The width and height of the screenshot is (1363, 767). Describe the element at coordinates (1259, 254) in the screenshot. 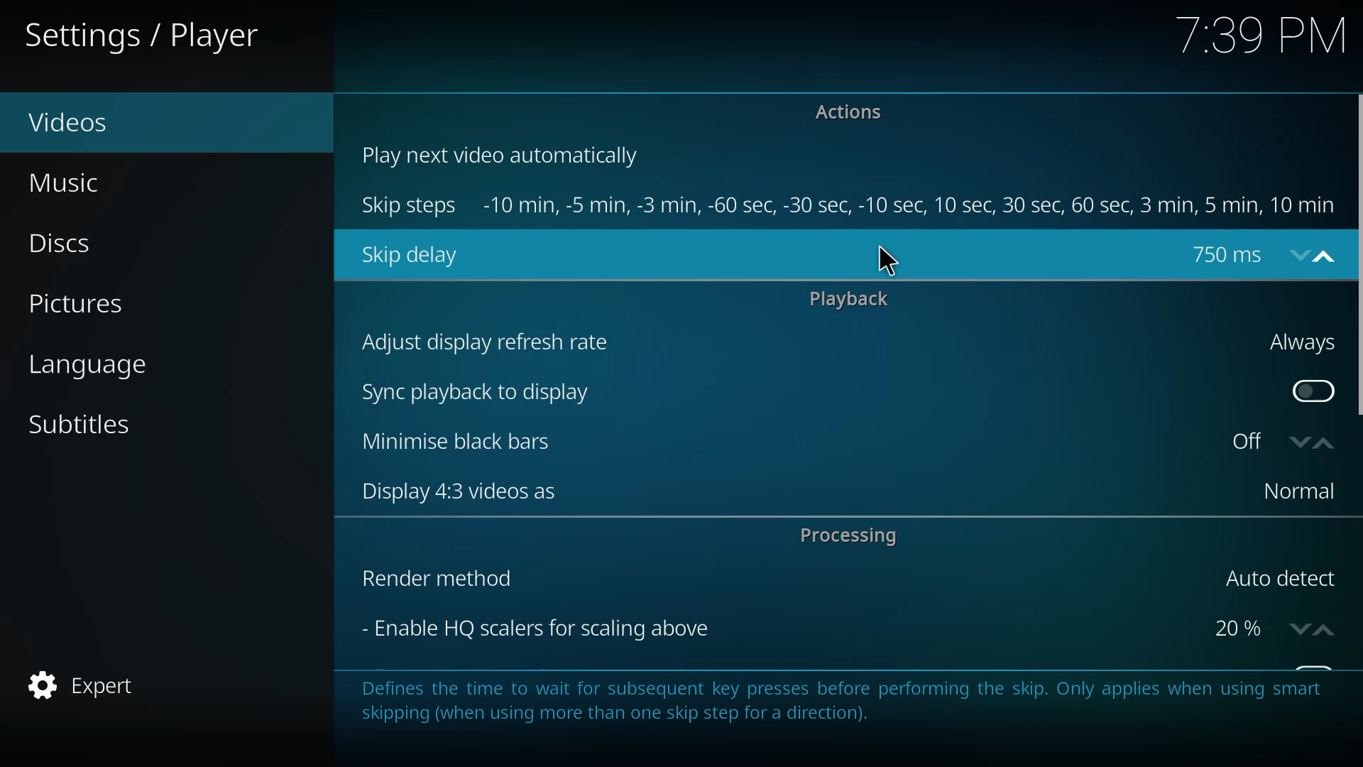

I see `delay select` at that location.